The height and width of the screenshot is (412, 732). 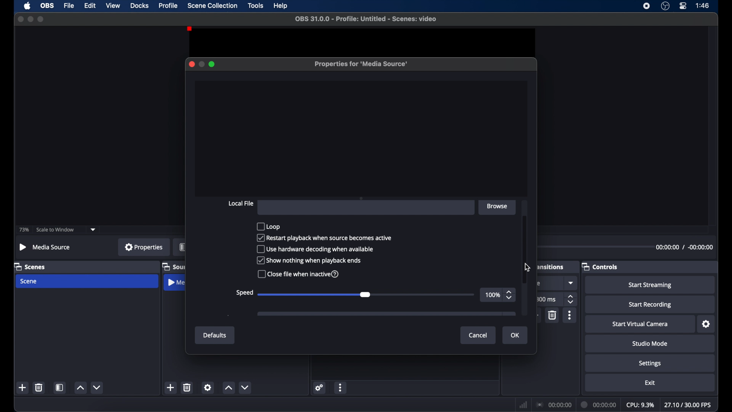 What do you see at coordinates (324, 238) in the screenshot?
I see `restart playback when source becomes active` at bounding box center [324, 238].